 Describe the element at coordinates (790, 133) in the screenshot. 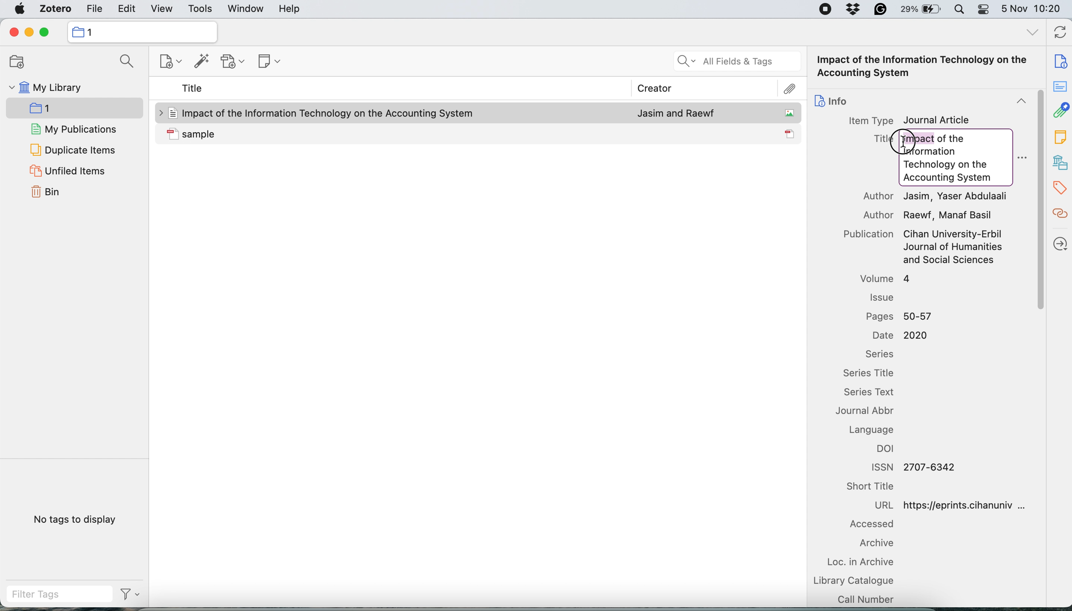

I see `icon` at that location.